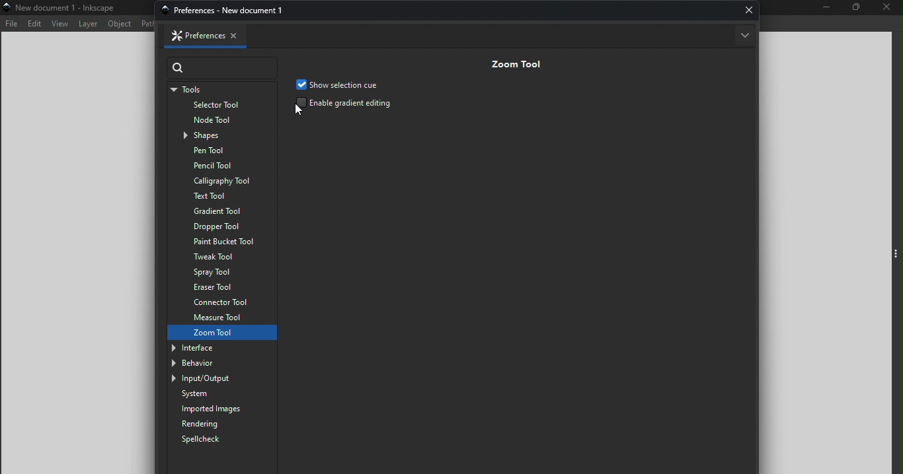  I want to click on Maximize, so click(855, 9).